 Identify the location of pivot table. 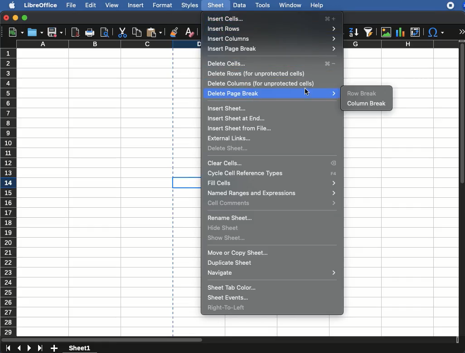
(417, 31).